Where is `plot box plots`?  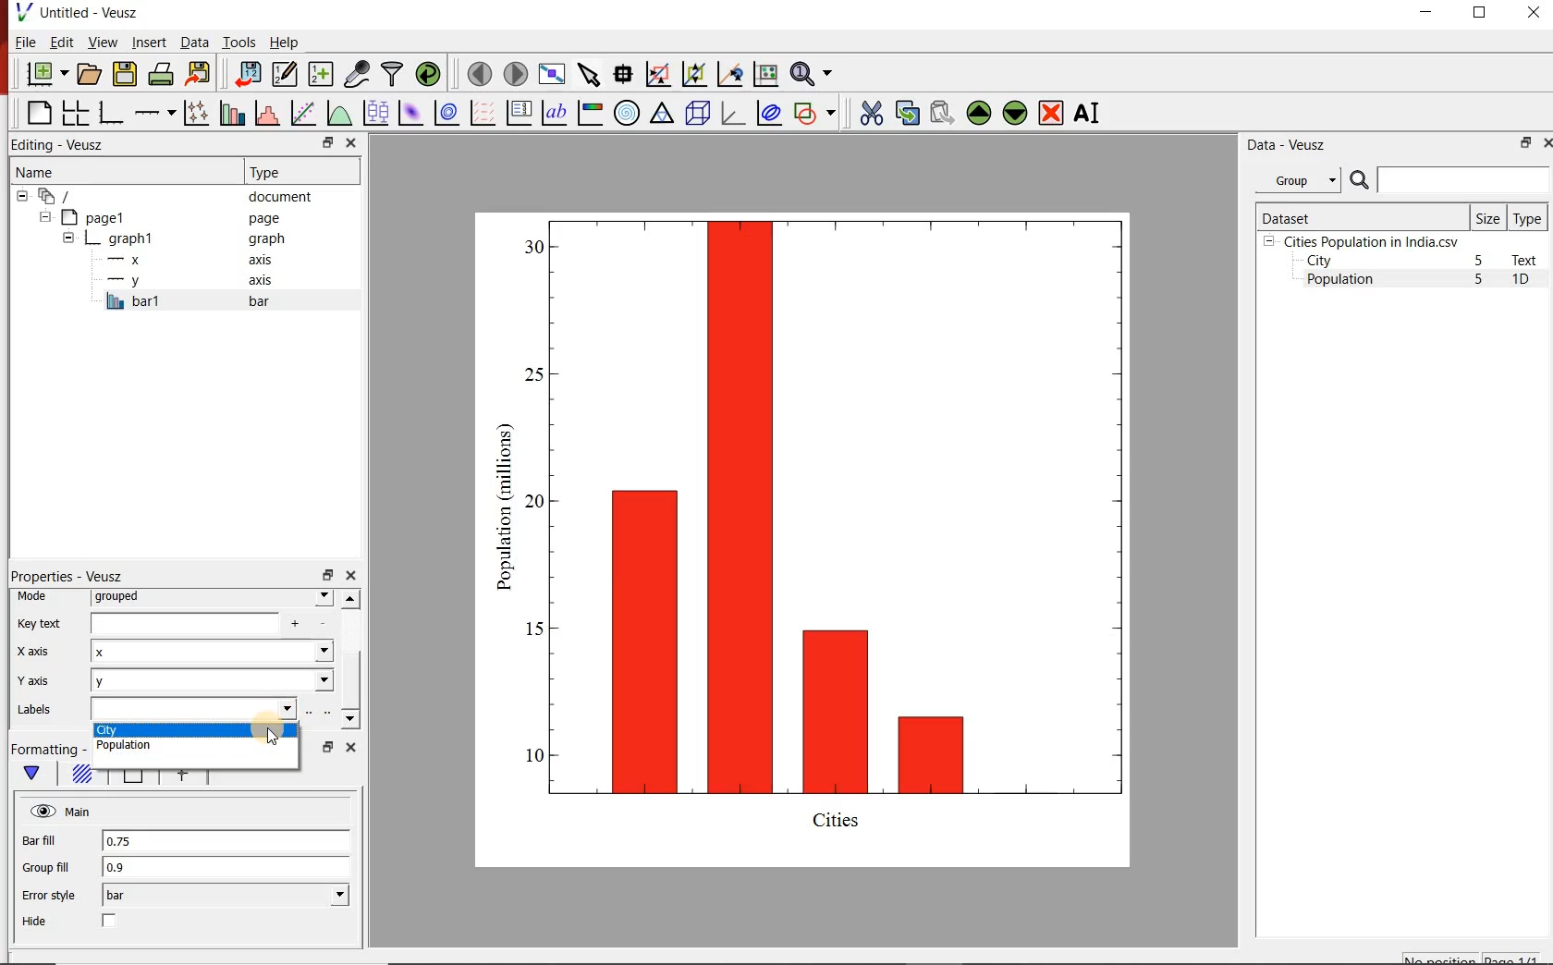
plot box plots is located at coordinates (374, 112).